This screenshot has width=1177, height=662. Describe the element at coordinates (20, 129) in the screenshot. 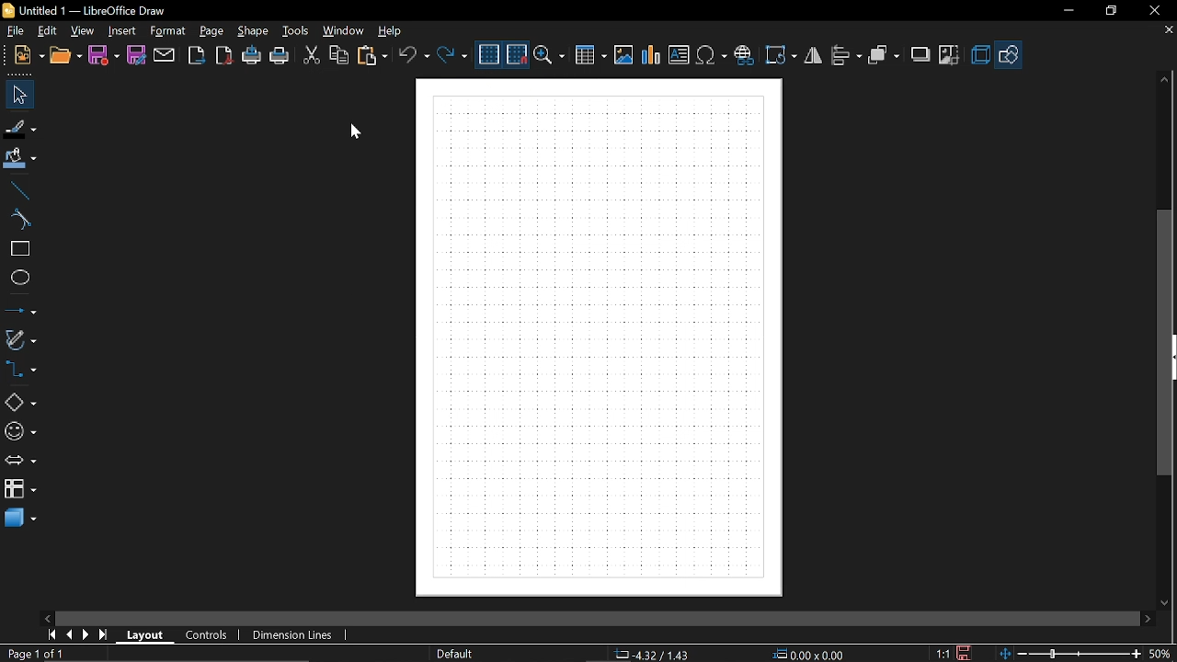

I see `fill line` at that location.